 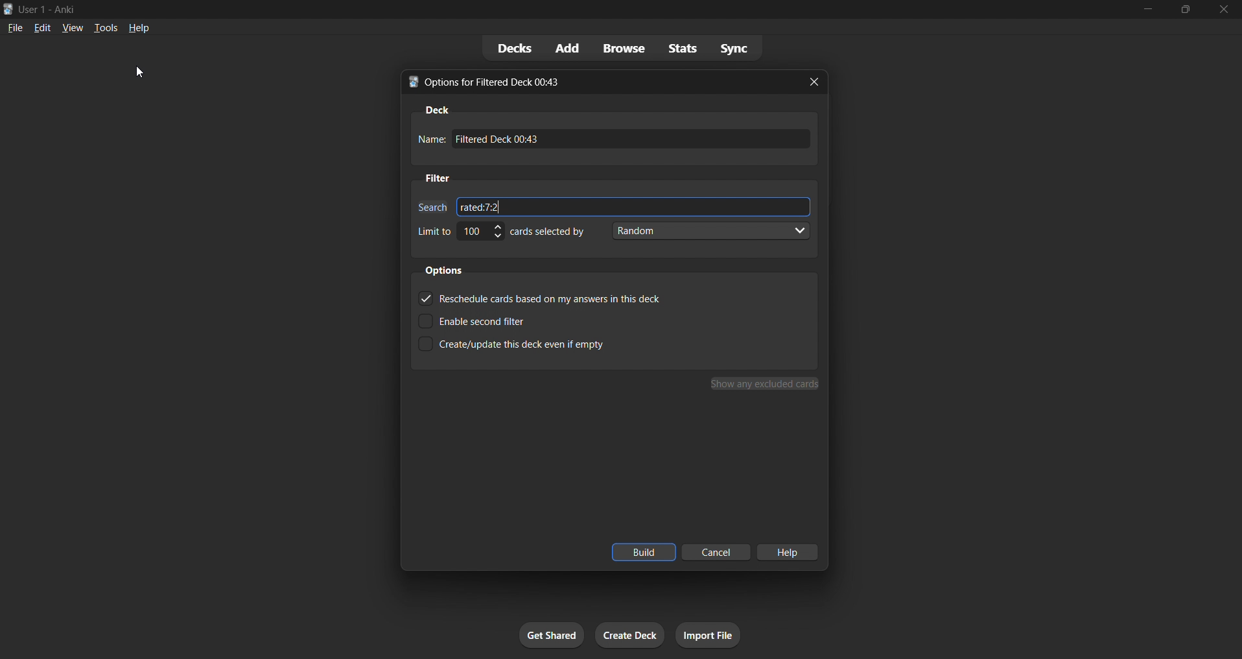 What do you see at coordinates (481, 234) in the screenshot?
I see `100` at bounding box center [481, 234].